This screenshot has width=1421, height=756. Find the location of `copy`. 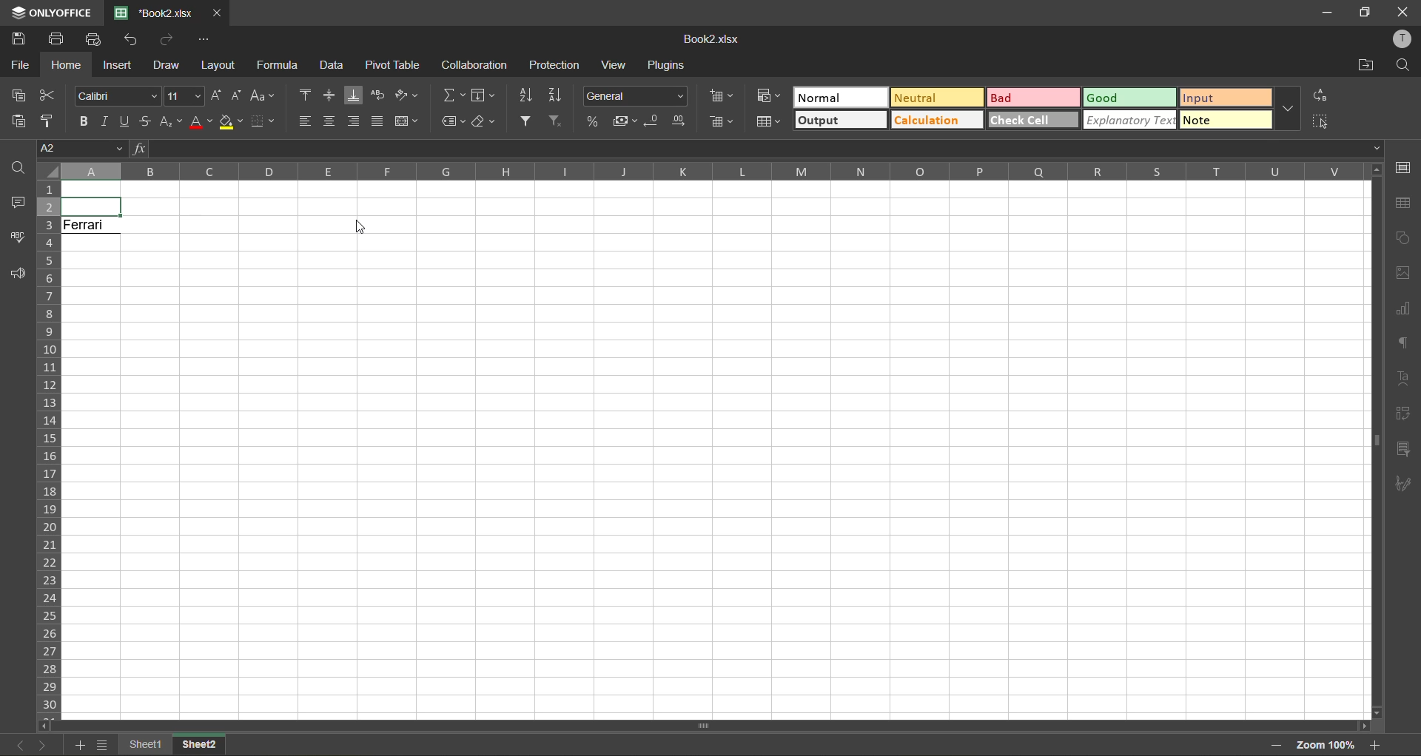

copy is located at coordinates (19, 95).